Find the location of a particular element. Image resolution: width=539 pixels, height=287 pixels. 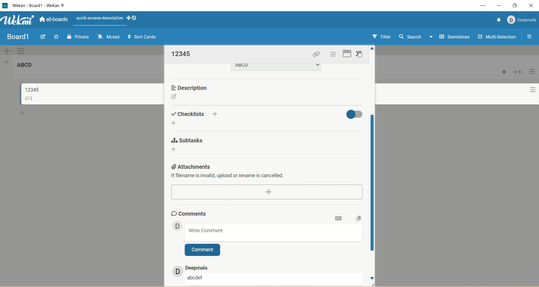

comment is located at coordinates (202, 250).